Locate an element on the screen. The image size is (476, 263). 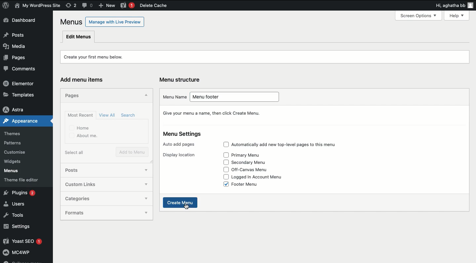
Secondary menu is located at coordinates (254, 162).